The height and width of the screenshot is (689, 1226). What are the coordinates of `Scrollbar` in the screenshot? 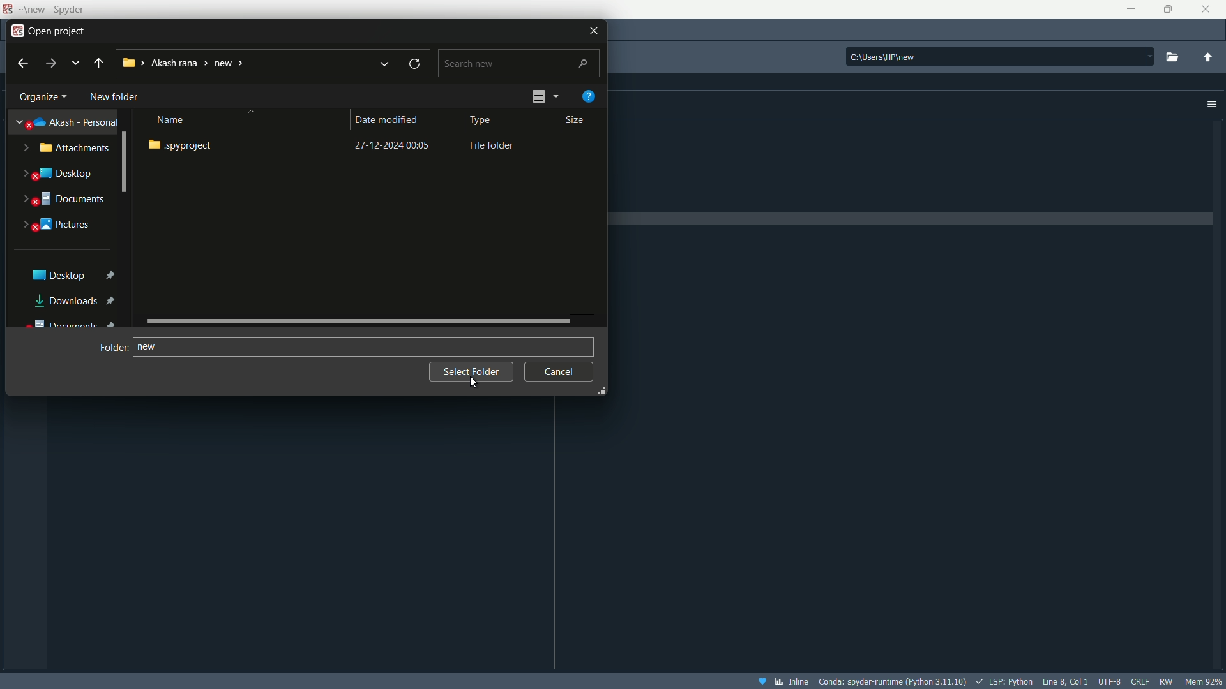 It's located at (360, 320).